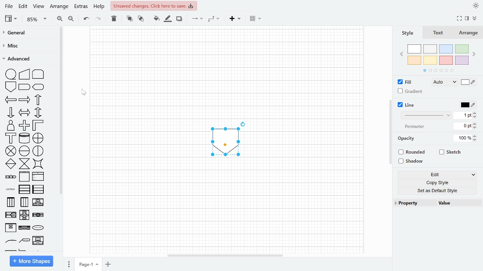 This screenshot has height=271, width=483. I want to click on Edit, so click(23, 6).